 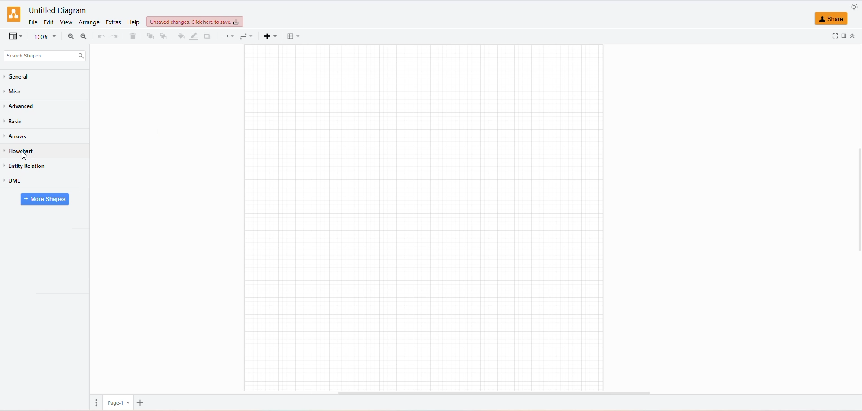 I want to click on ENTITY RELATION, so click(x=27, y=167).